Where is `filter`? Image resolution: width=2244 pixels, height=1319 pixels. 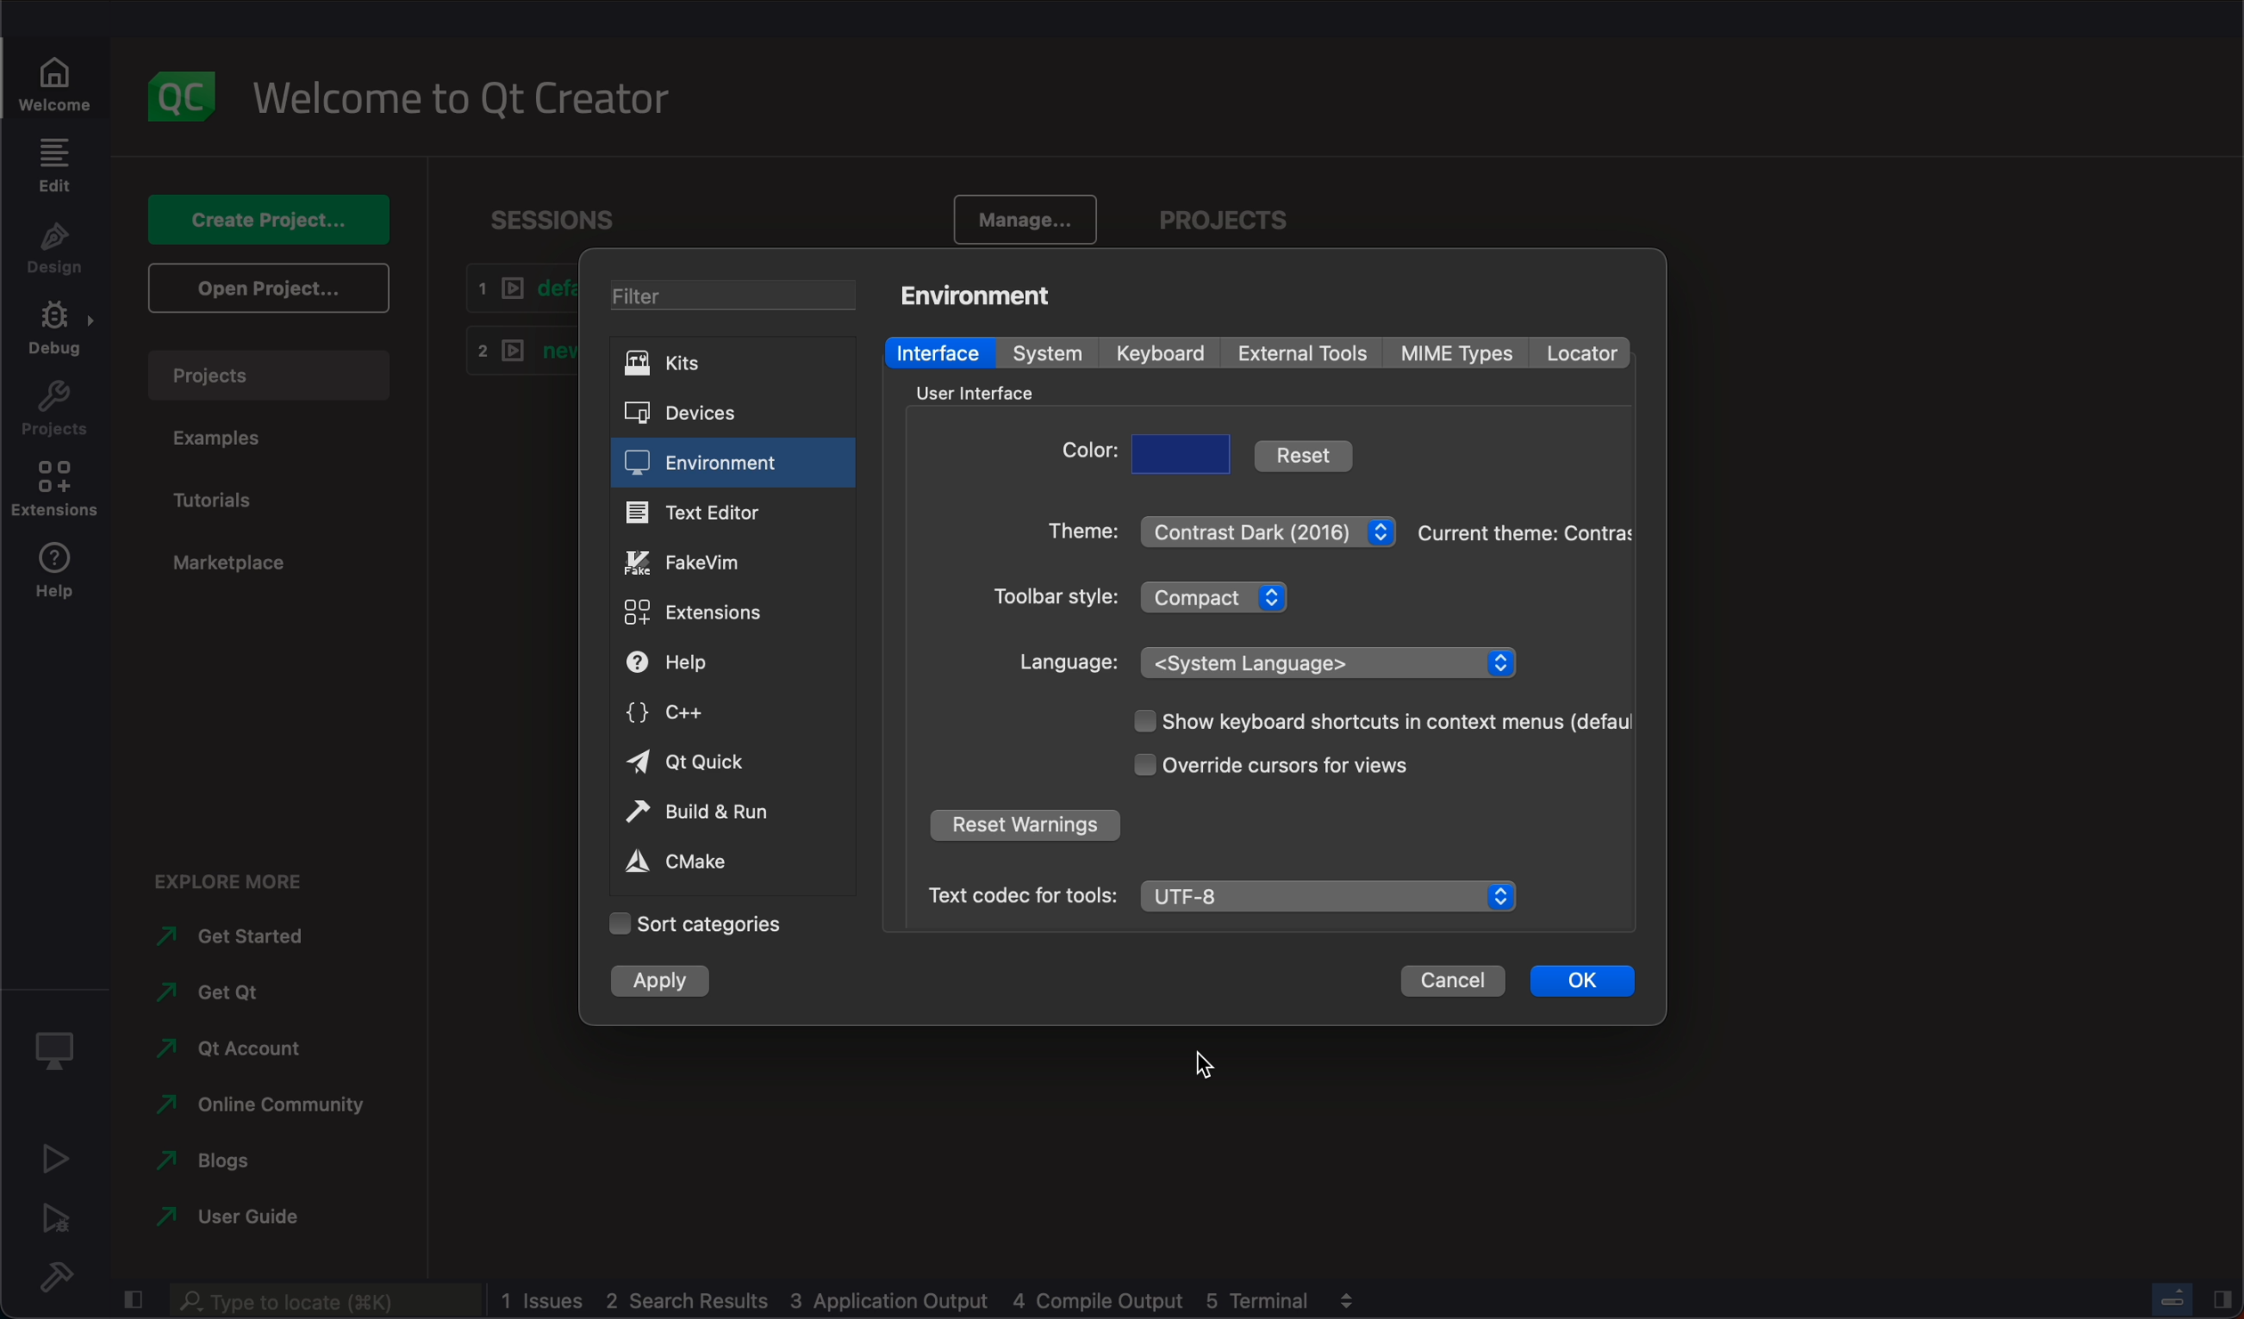 filter is located at coordinates (726, 293).